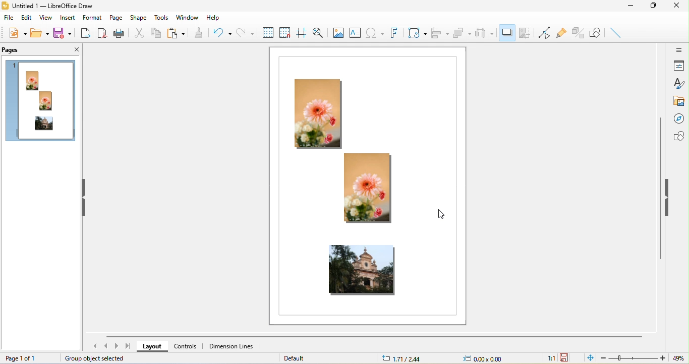 This screenshot has width=689, height=364. I want to click on shadow, so click(506, 34).